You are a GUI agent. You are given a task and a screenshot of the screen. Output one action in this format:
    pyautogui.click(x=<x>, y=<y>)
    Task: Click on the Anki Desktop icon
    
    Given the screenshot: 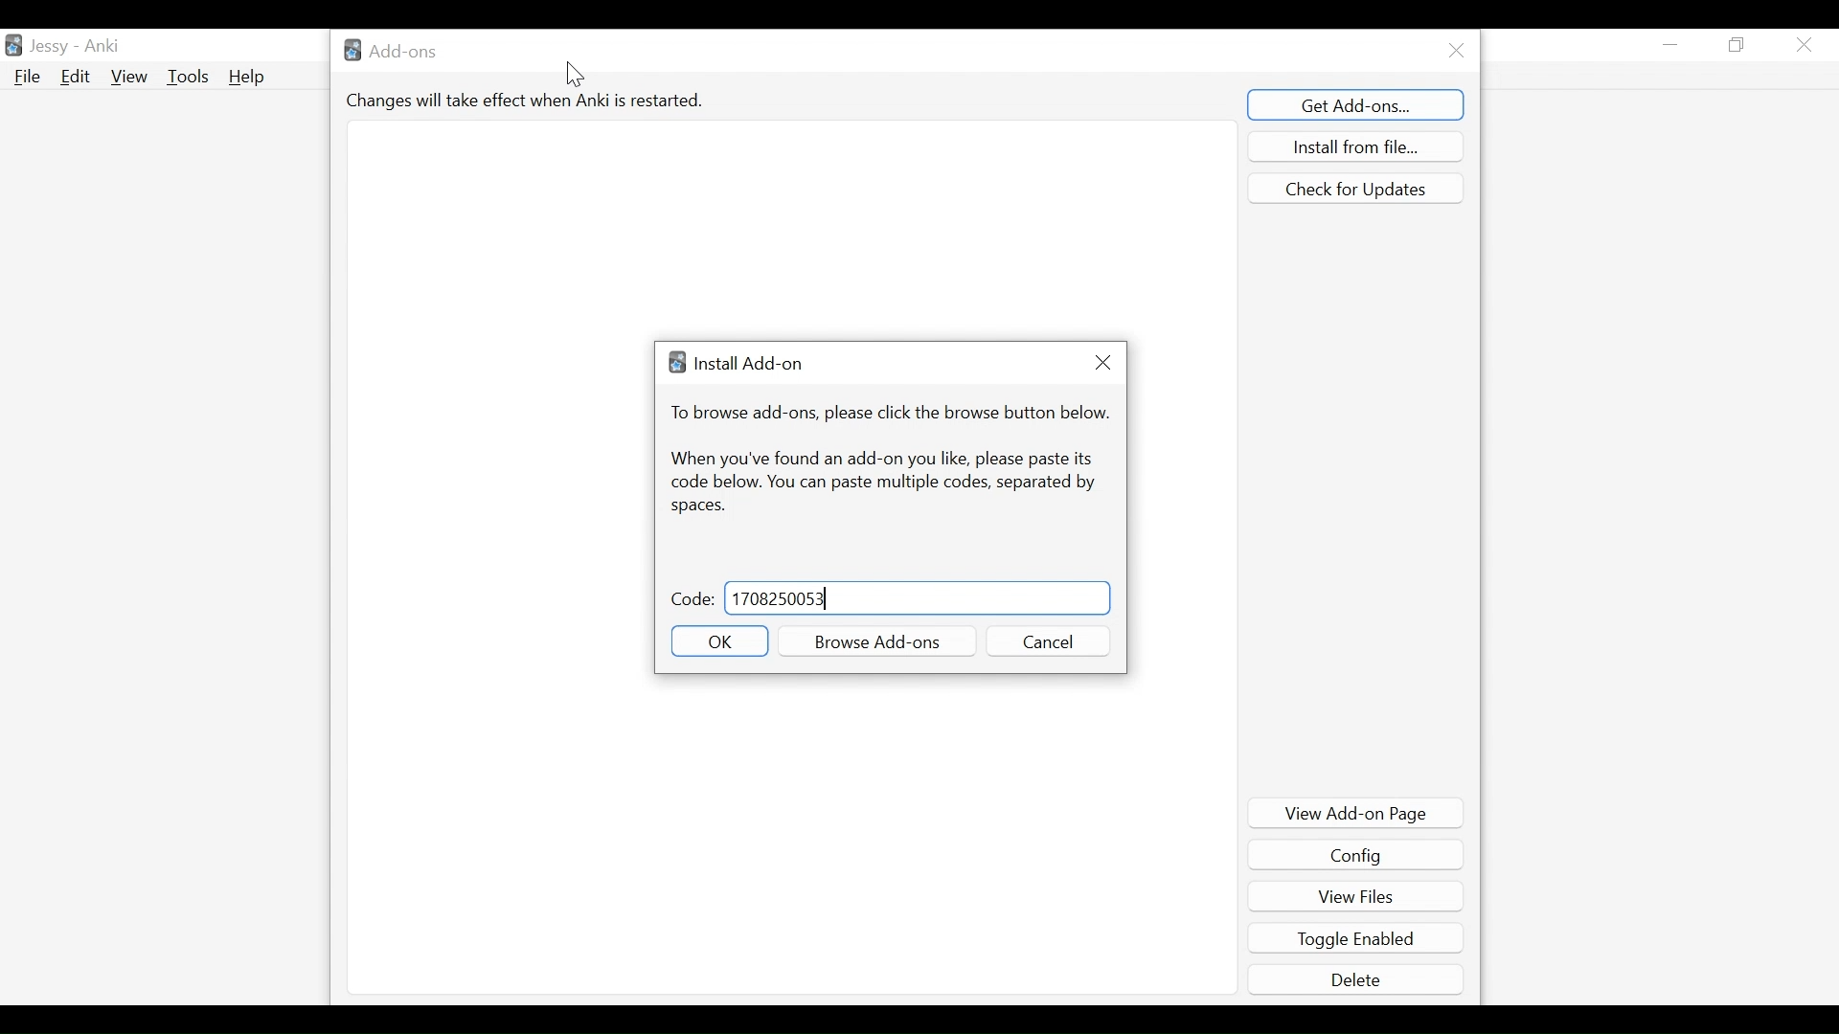 What is the action you would take?
    pyautogui.click(x=13, y=46)
    